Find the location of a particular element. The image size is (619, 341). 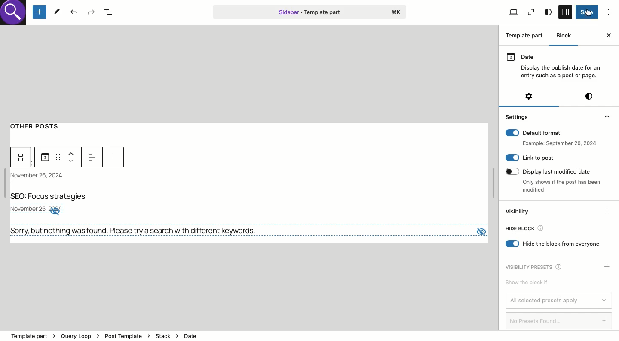

Visibility presets  is located at coordinates (536, 266).